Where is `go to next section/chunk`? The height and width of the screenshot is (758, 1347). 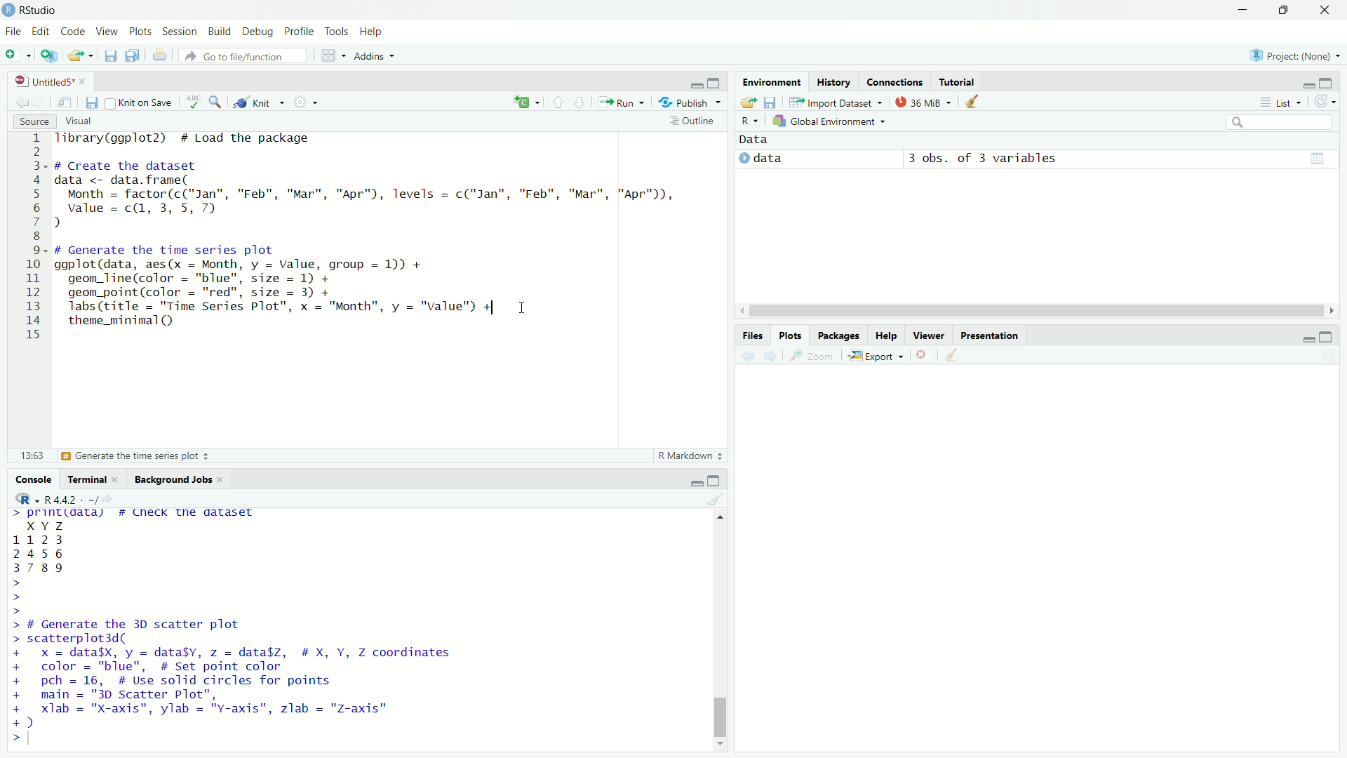 go to next section/chunk is located at coordinates (580, 102).